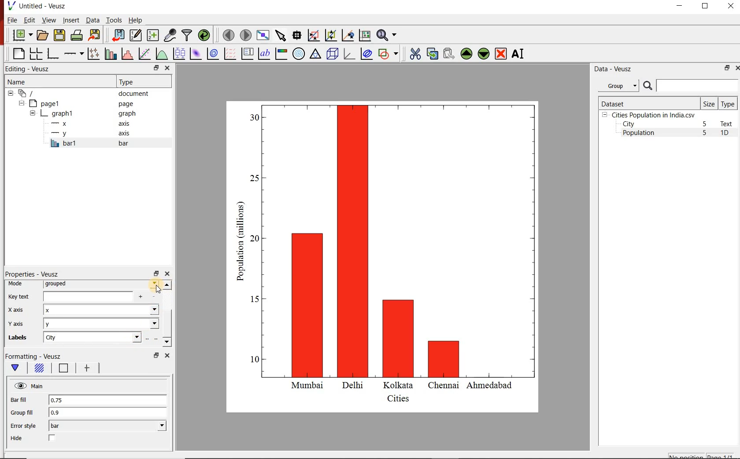 This screenshot has height=459, width=740. What do you see at coordinates (629, 124) in the screenshot?
I see `City` at bounding box center [629, 124].